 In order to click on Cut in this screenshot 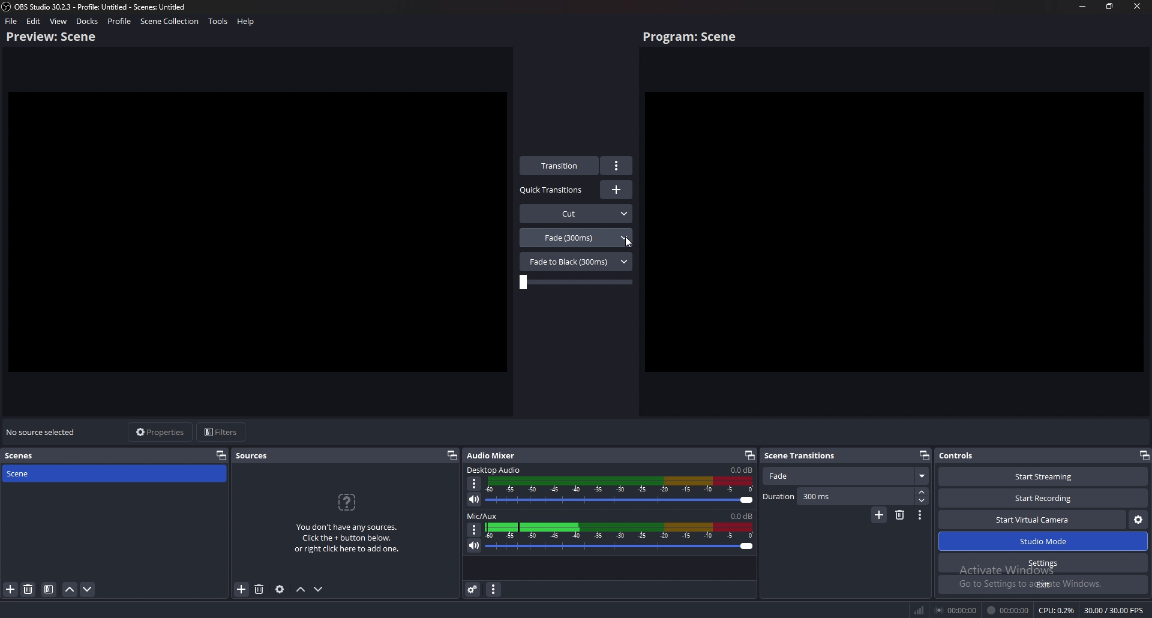, I will do `click(577, 212)`.